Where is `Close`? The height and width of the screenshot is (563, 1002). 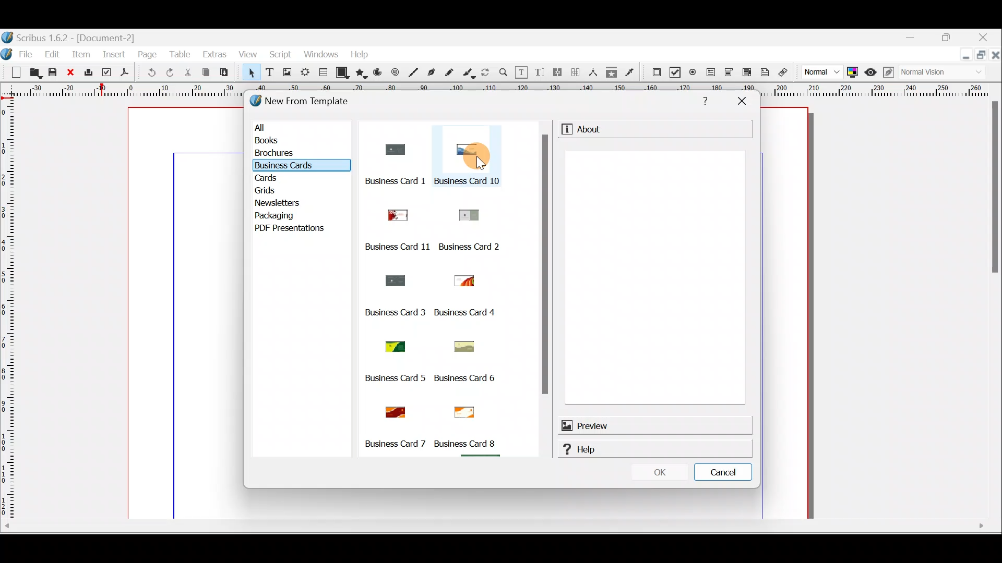
Close is located at coordinates (71, 73).